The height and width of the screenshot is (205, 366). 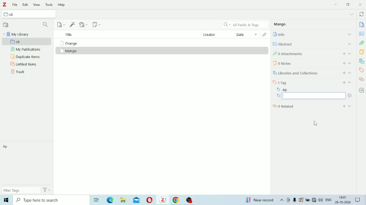 I want to click on Notifications, so click(x=358, y=200).